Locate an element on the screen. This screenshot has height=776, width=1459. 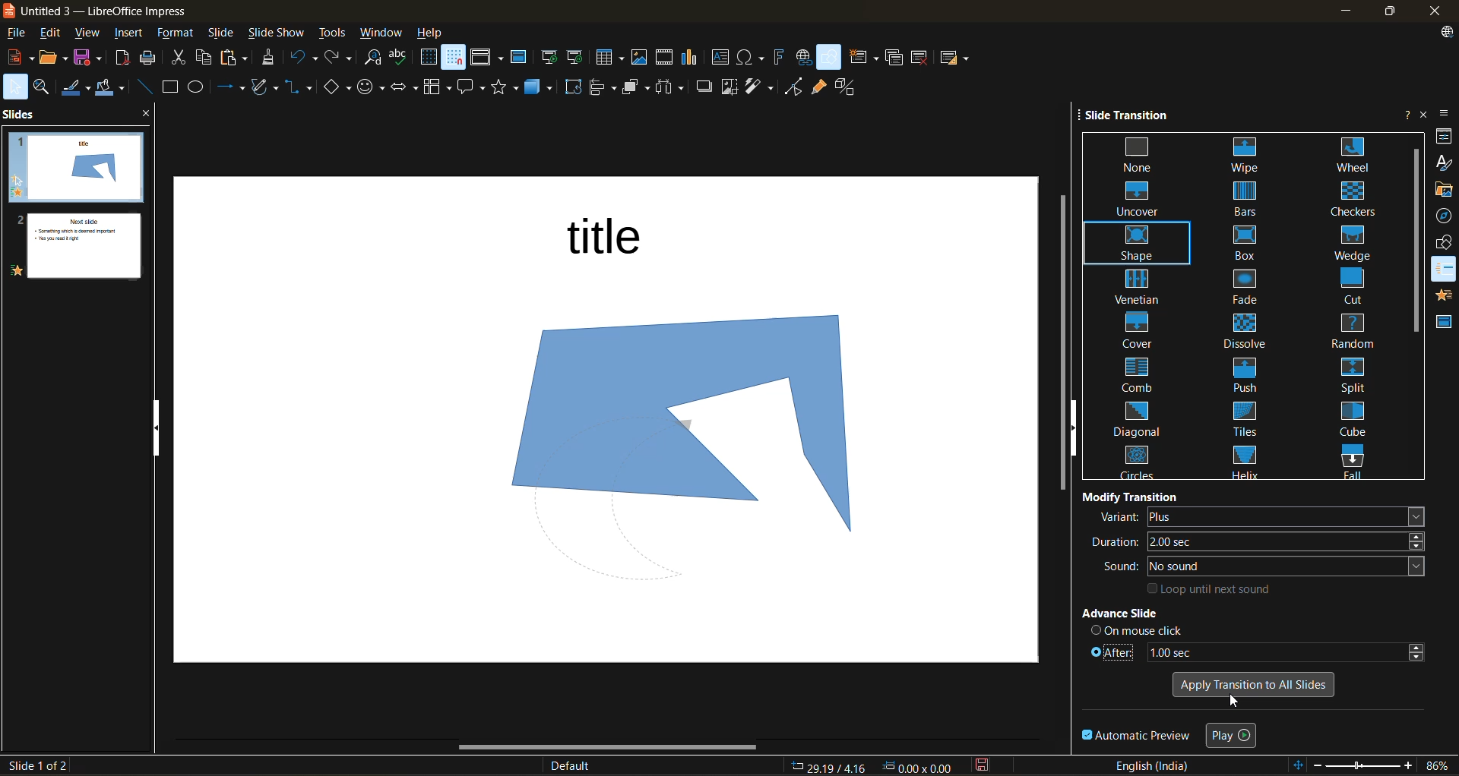
automatic preview is located at coordinates (1138, 737).